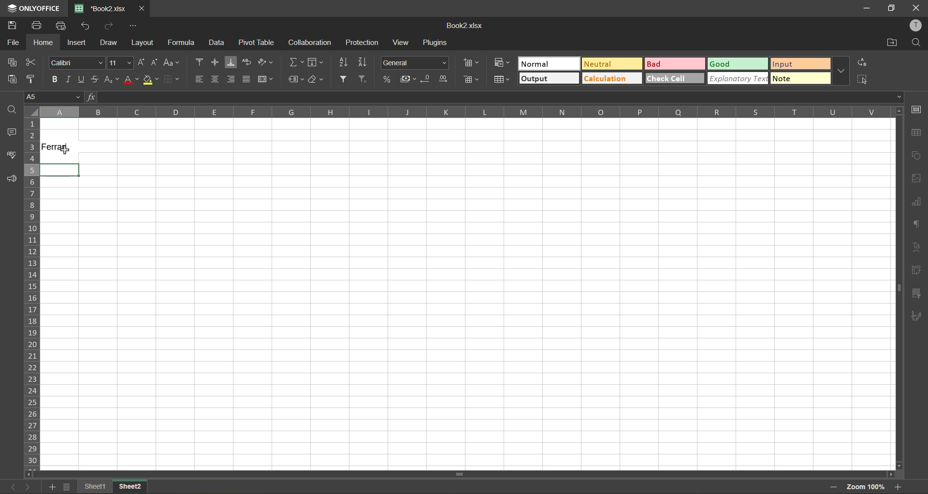 This screenshot has height=494, width=928. What do you see at coordinates (467, 26) in the screenshot?
I see `Book2.xlsx` at bounding box center [467, 26].